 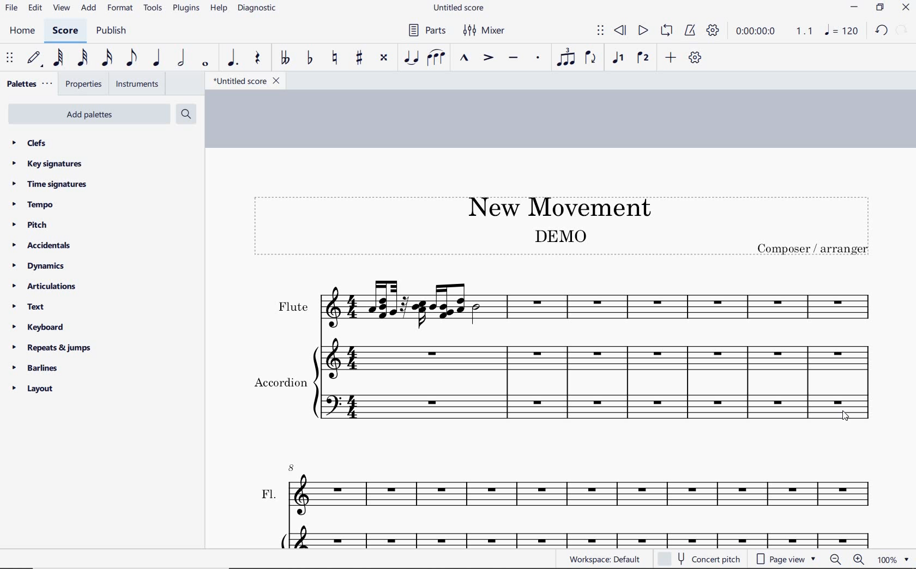 What do you see at coordinates (156, 58) in the screenshot?
I see `quarter note` at bounding box center [156, 58].